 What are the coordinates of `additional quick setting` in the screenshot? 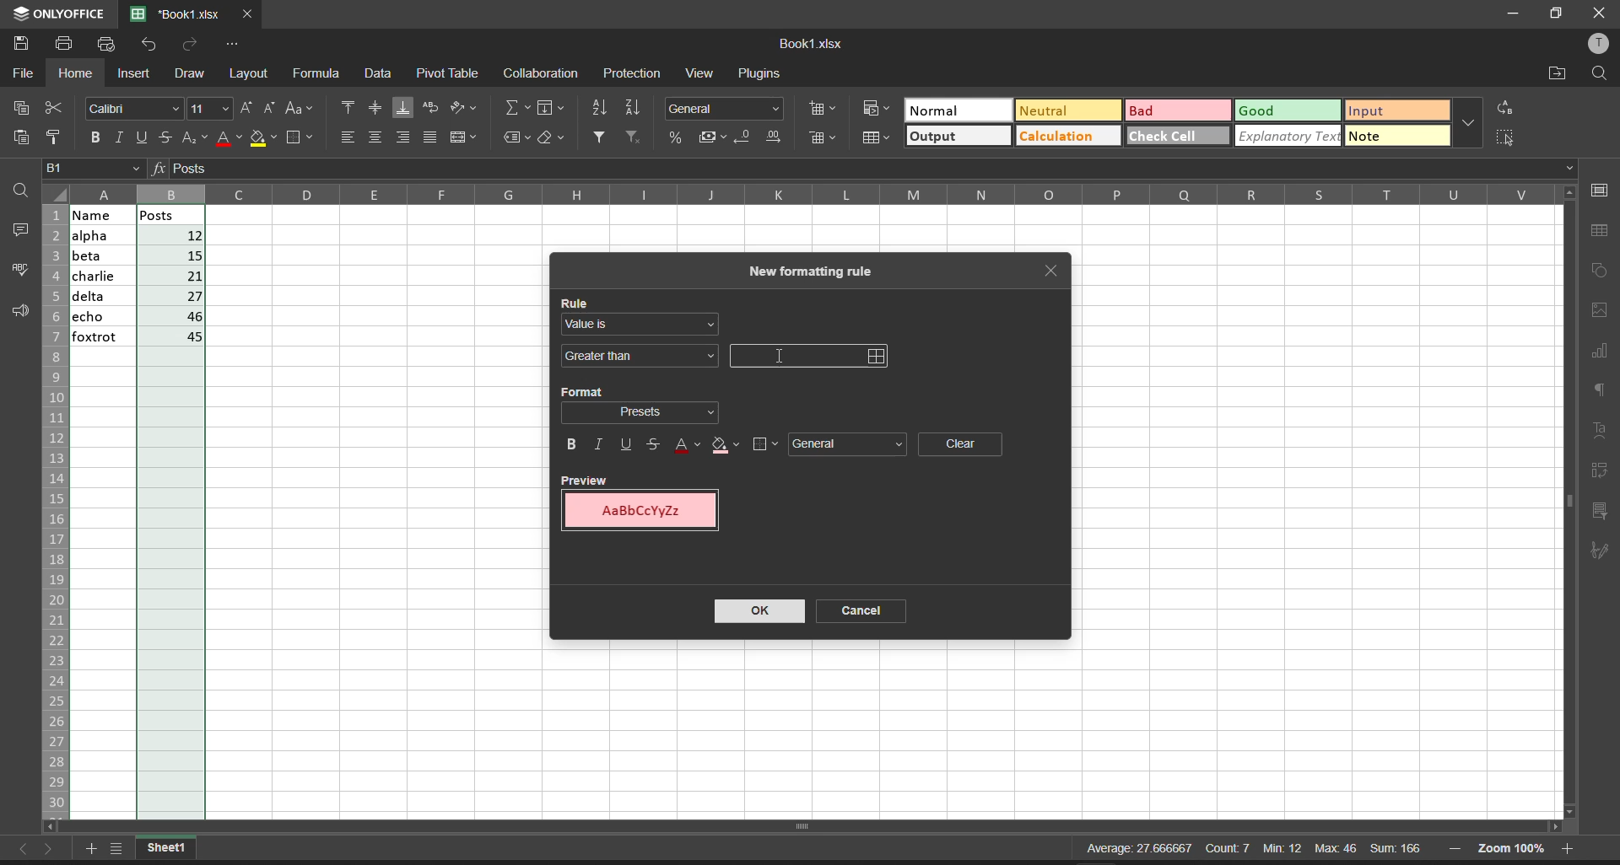 It's located at (1467, 116).